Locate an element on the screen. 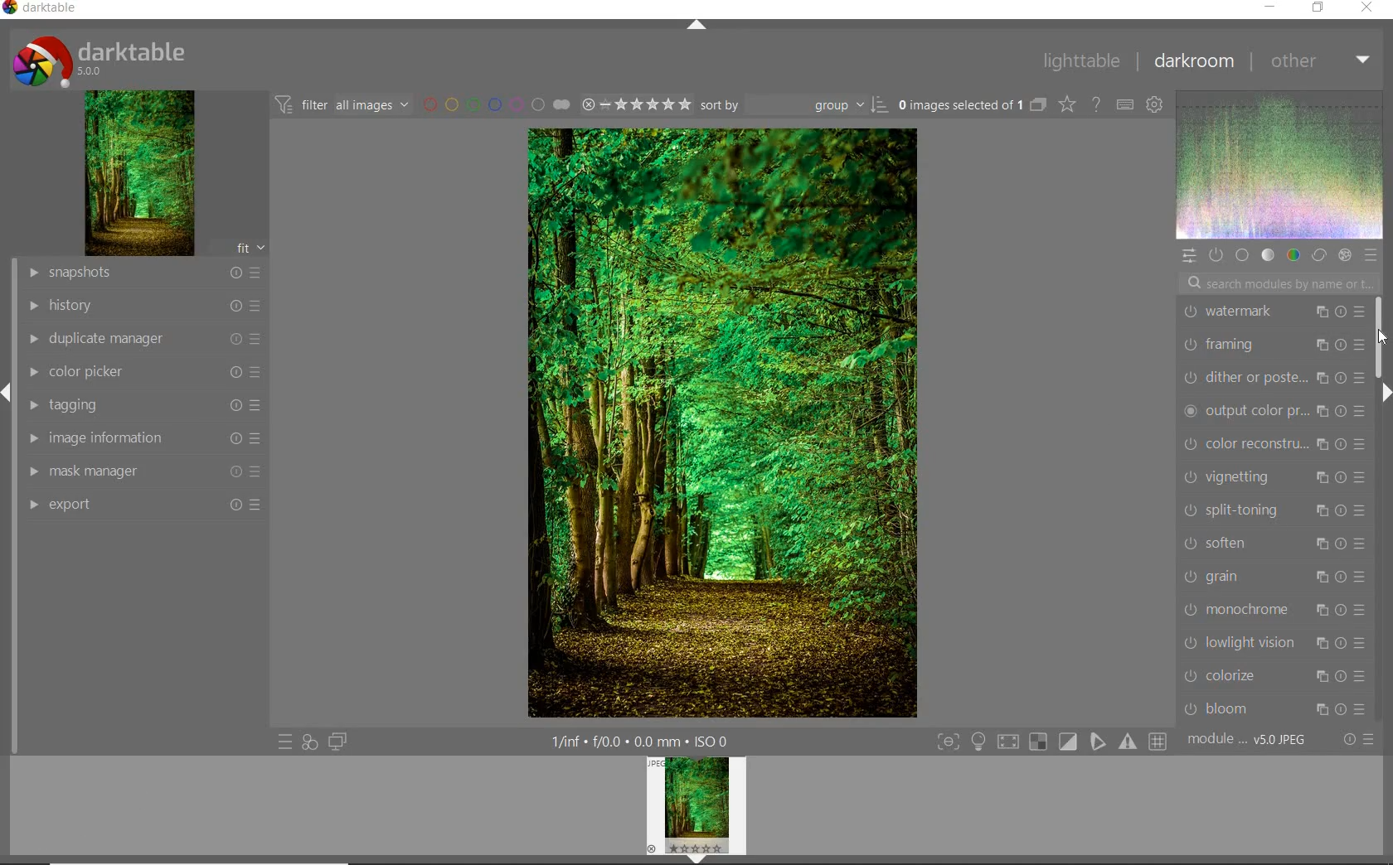 This screenshot has height=865, width=1393. IMAGE INFORMATION is located at coordinates (146, 440).